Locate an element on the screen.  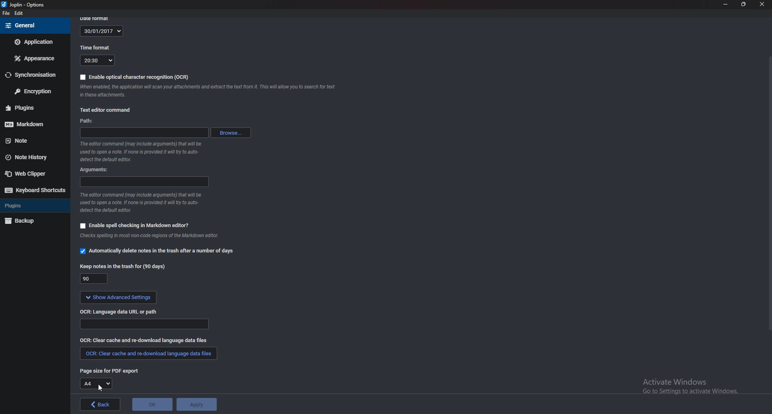
90 days is located at coordinates (92, 279).